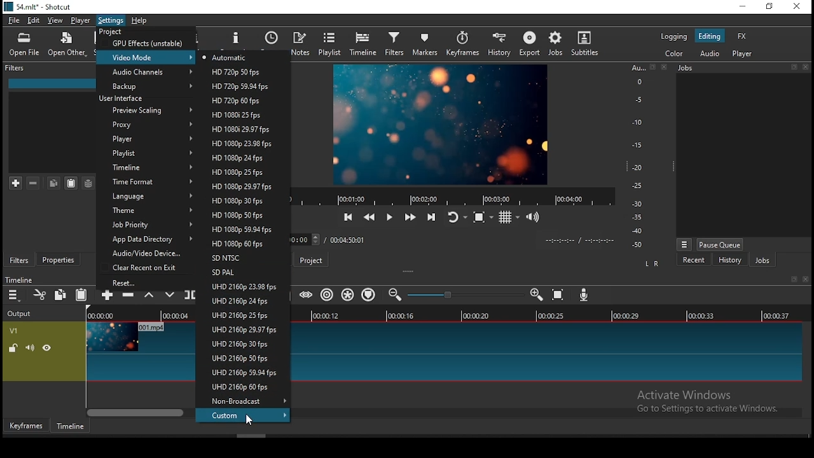 The image size is (814, 458). What do you see at coordinates (26, 426) in the screenshot?
I see `keyframe` at bounding box center [26, 426].